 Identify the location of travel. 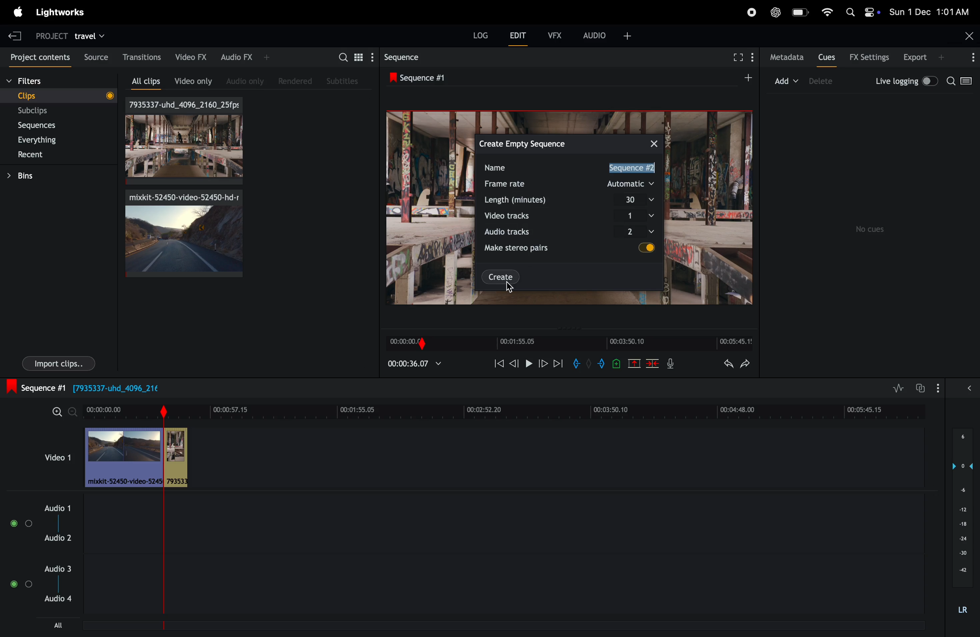
(90, 35).